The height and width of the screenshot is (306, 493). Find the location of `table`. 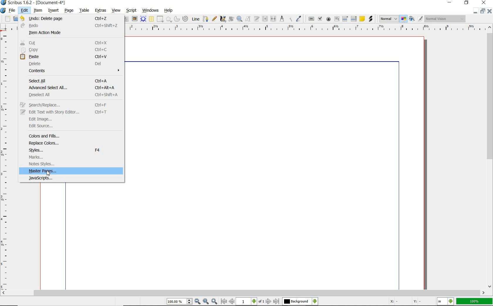

table is located at coordinates (83, 10).